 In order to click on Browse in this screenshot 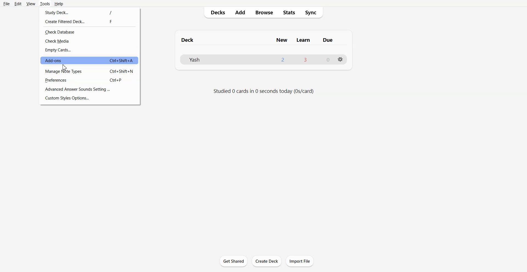, I will do `click(264, 12)`.